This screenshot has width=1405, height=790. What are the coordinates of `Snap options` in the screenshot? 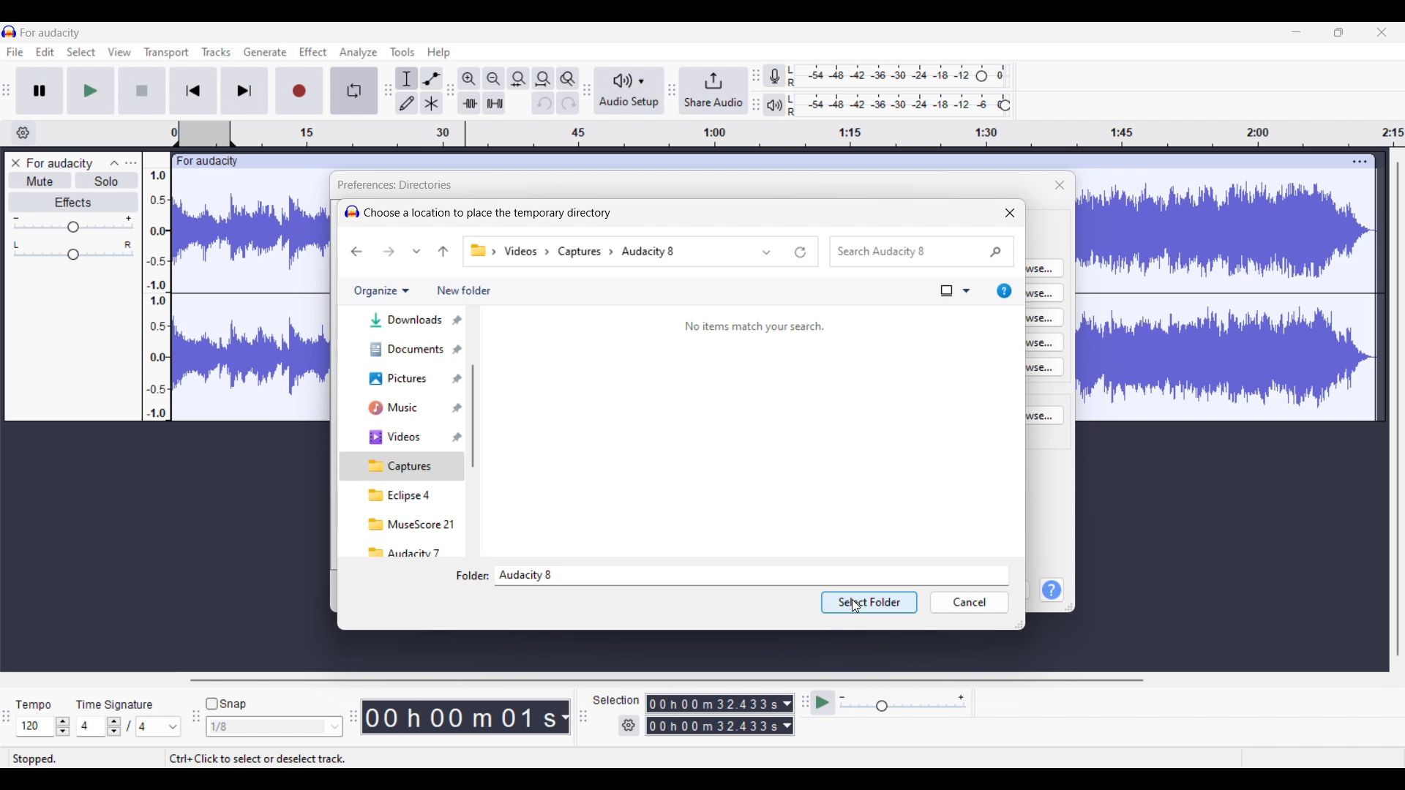 It's located at (274, 726).